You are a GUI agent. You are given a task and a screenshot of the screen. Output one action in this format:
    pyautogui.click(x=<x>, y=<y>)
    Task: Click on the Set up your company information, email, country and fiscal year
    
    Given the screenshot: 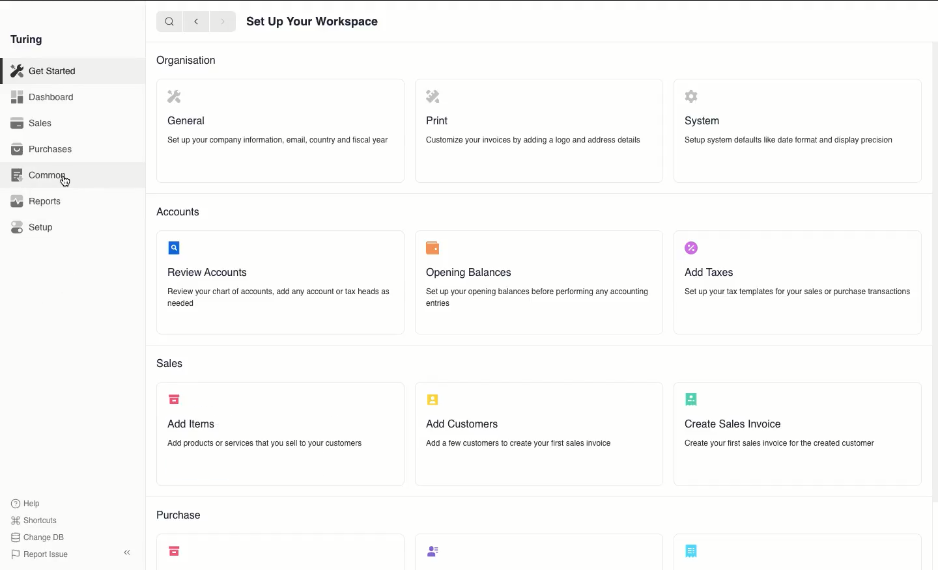 What is the action you would take?
    pyautogui.click(x=276, y=140)
    